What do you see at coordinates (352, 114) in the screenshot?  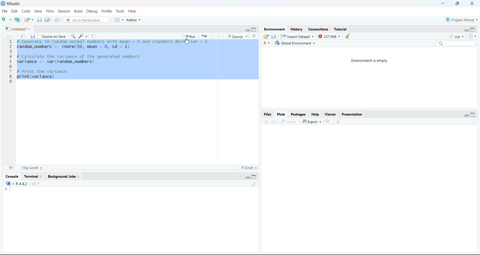 I see `Presentation` at bounding box center [352, 114].